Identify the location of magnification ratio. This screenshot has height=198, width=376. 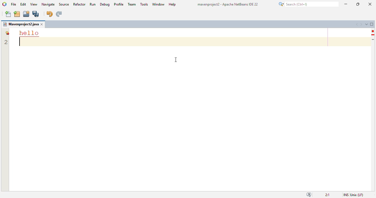
(327, 194).